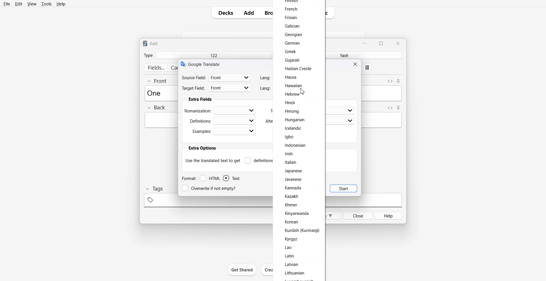 Image resolution: width=546 pixels, height=281 pixels. What do you see at coordinates (216, 89) in the screenshot?
I see `Target Field` at bounding box center [216, 89].